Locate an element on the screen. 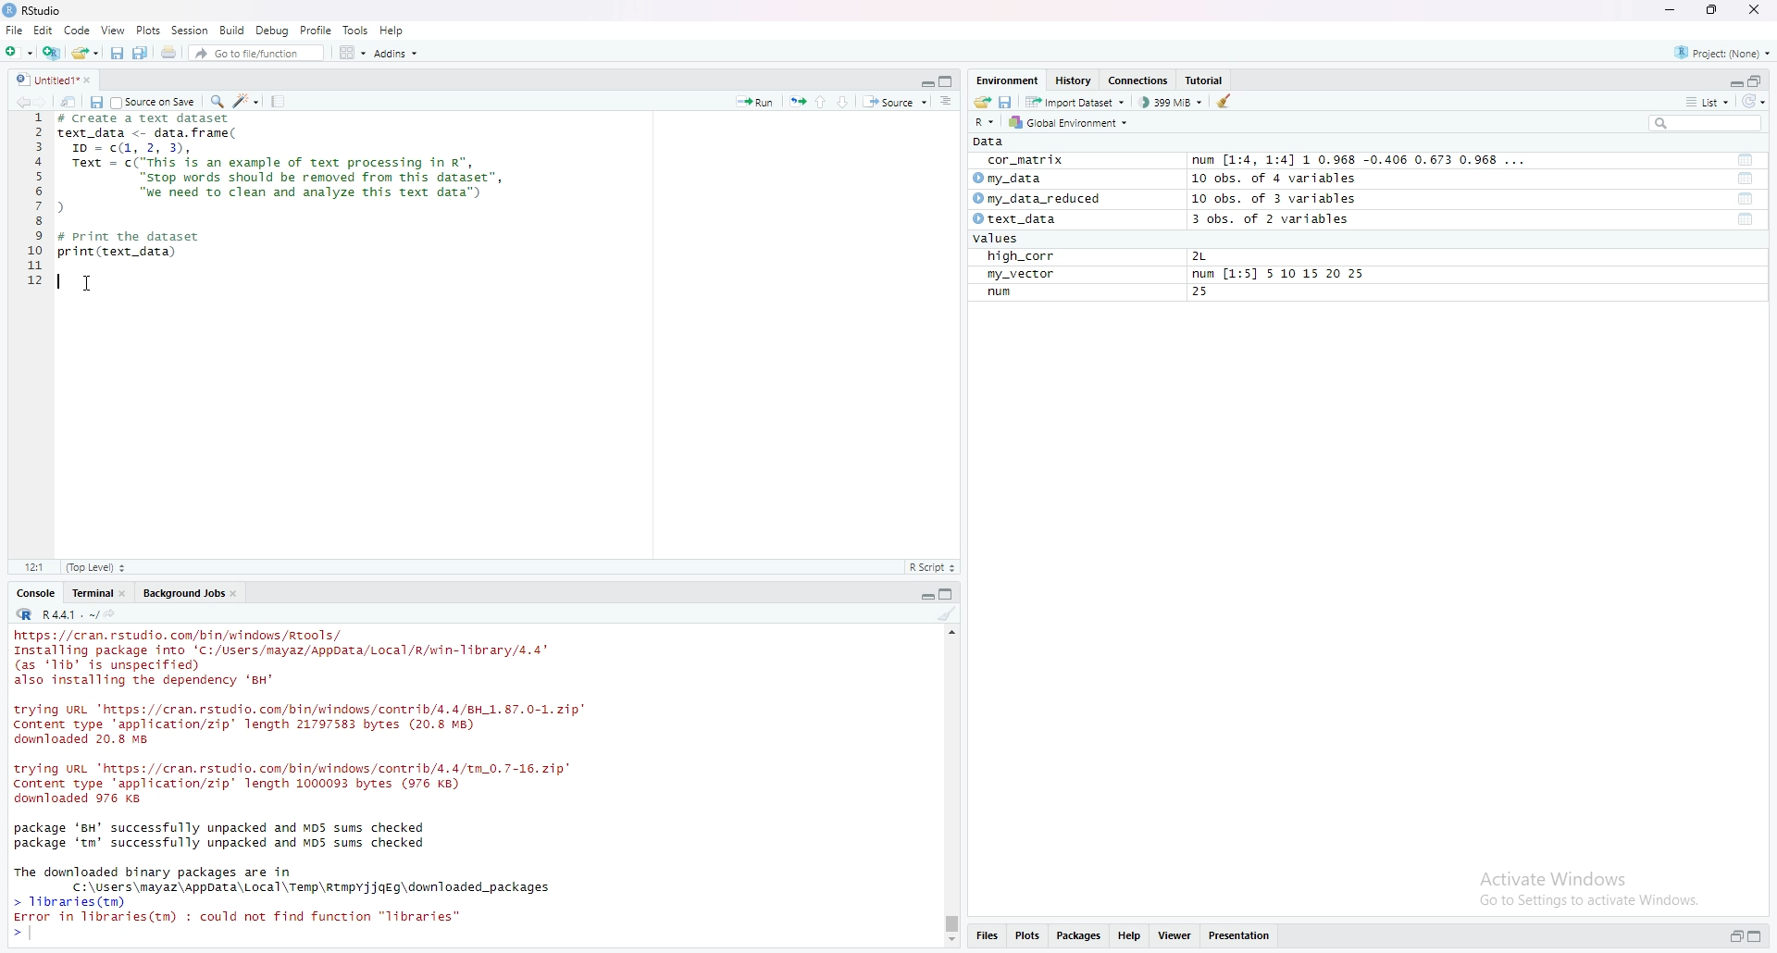 The height and width of the screenshot is (953, 1777). go to previous section is located at coordinates (823, 100).